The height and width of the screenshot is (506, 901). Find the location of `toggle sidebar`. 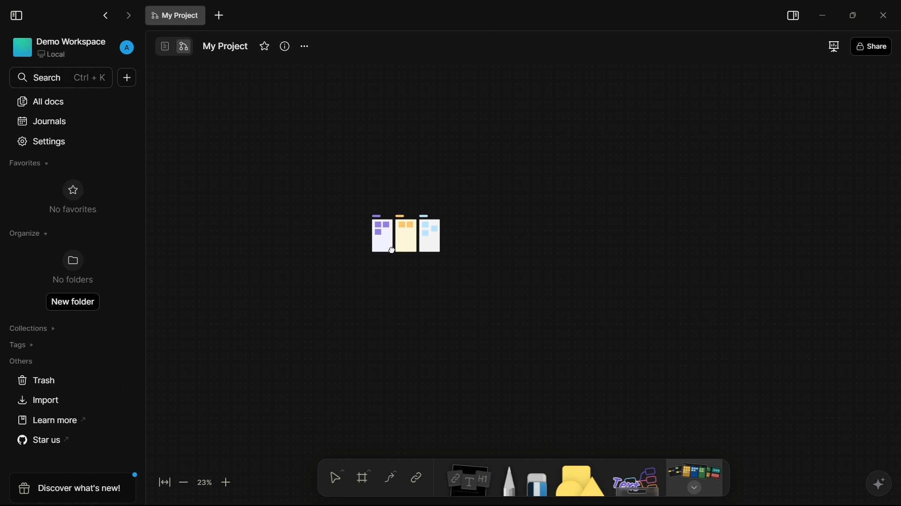

toggle sidebar is located at coordinates (793, 15).